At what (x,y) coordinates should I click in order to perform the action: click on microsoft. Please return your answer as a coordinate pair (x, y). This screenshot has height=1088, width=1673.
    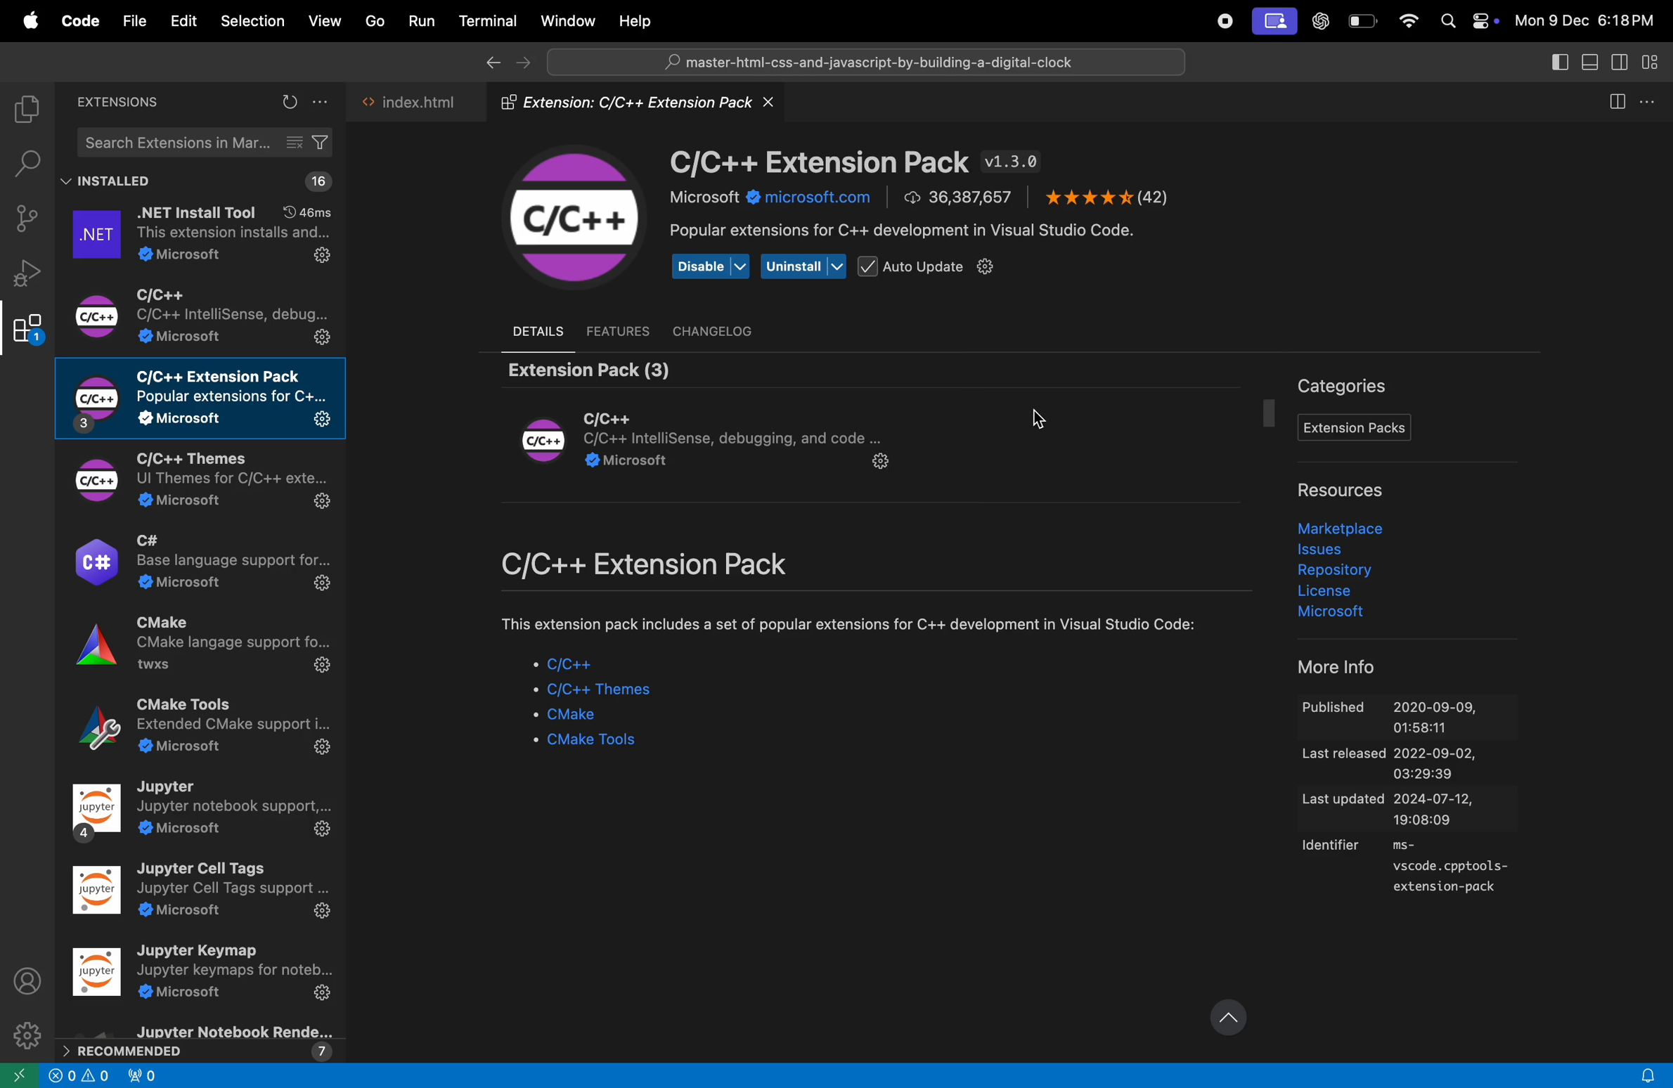
    Looking at the image, I should click on (1343, 615).